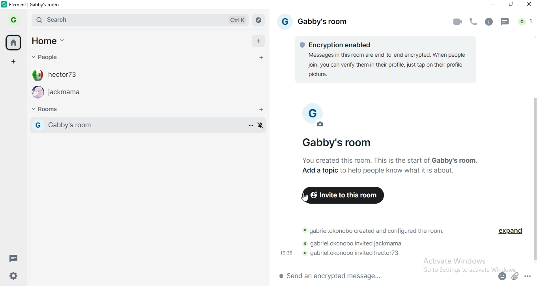 This screenshot has width=539, height=286. I want to click on hecor73, so click(67, 76).